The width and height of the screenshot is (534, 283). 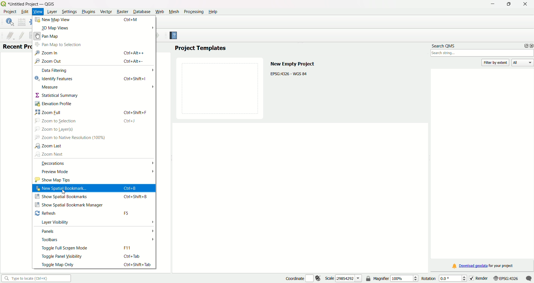 I want to click on Project, so click(x=10, y=12).